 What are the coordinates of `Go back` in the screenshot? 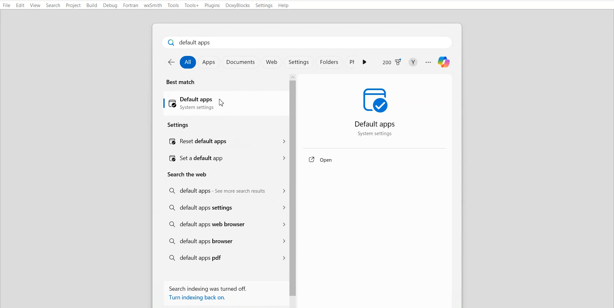 It's located at (171, 62).